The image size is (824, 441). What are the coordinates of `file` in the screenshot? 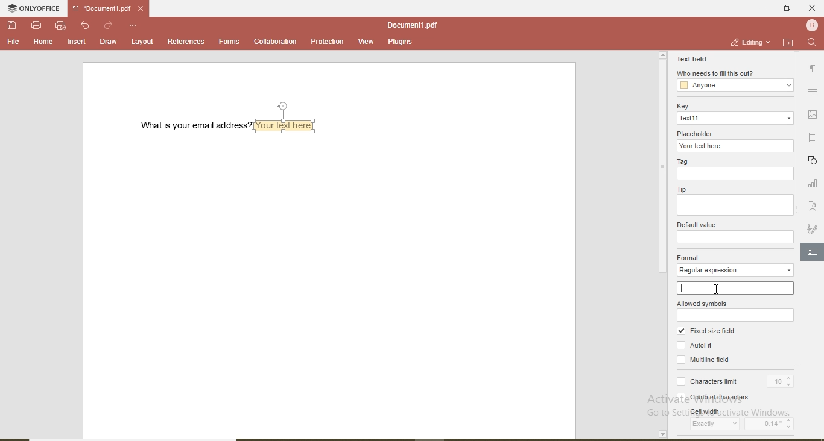 It's located at (13, 42).